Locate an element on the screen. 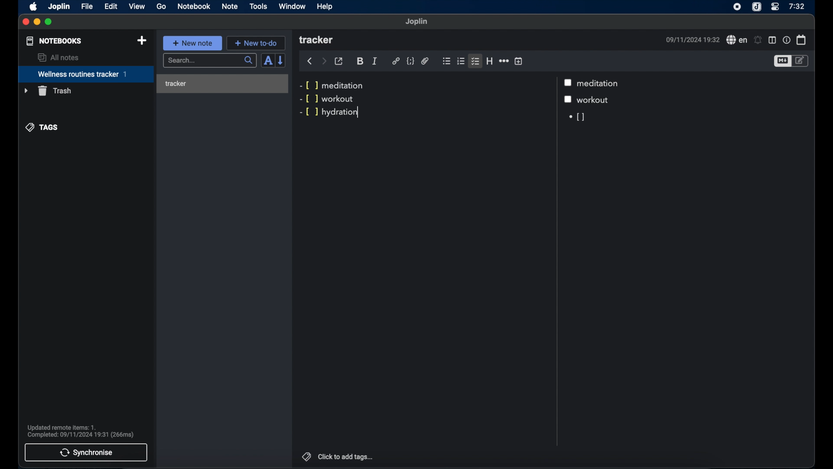 This screenshot has height=469, width=833. numbered list is located at coordinates (461, 61).